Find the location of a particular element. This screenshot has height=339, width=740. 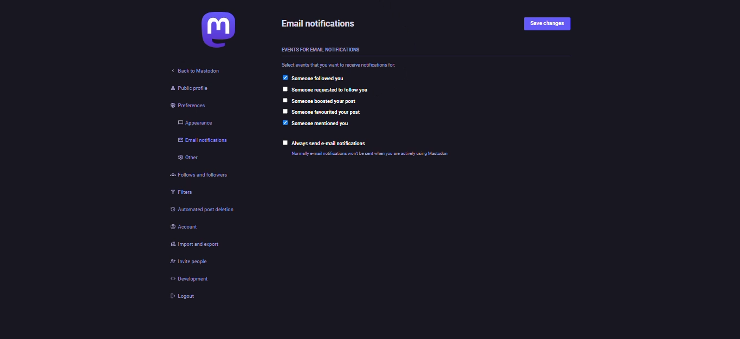

development is located at coordinates (183, 279).